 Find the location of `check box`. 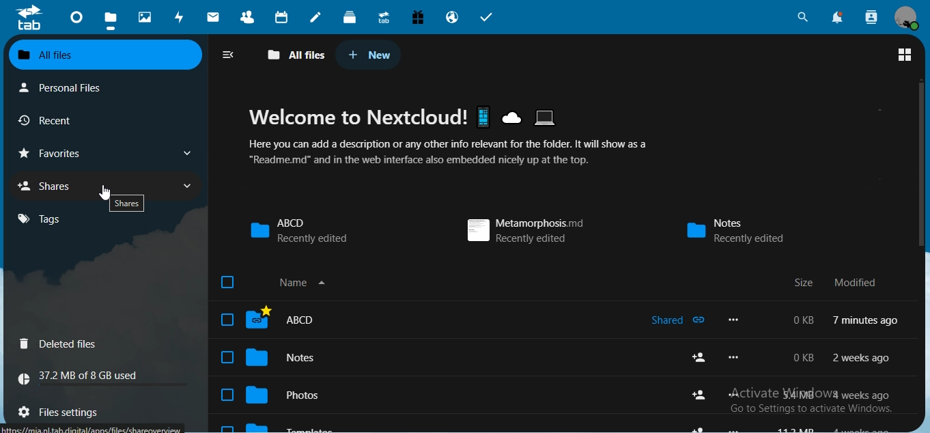

check box is located at coordinates (229, 357).